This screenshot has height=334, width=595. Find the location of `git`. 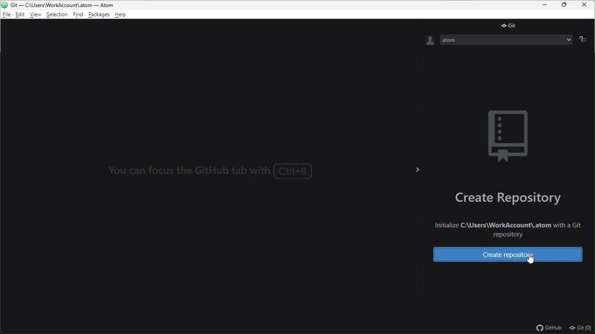

git is located at coordinates (512, 25).